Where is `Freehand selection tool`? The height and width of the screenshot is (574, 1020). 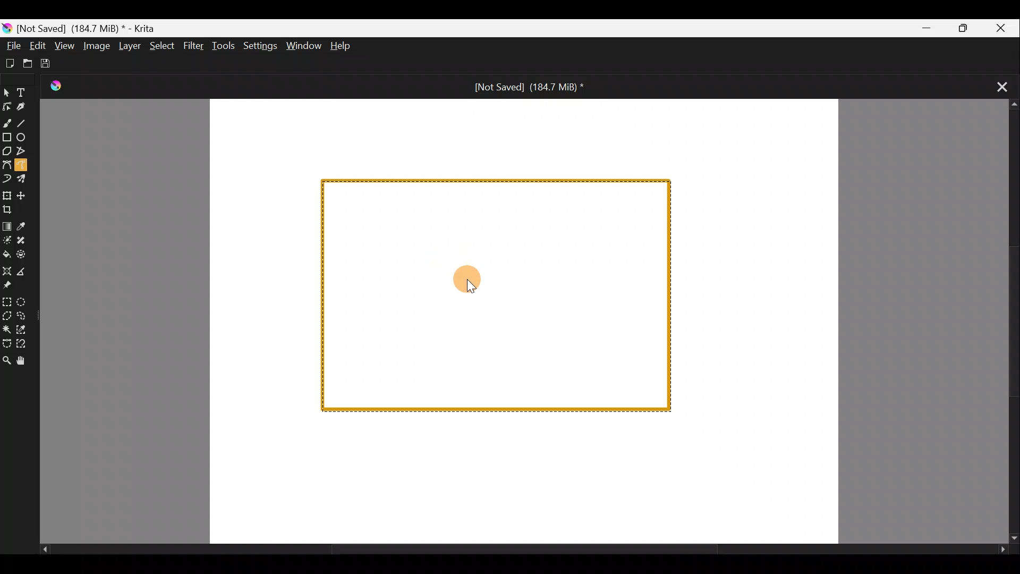
Freehand selection tool is located at coordinates (28, 317).